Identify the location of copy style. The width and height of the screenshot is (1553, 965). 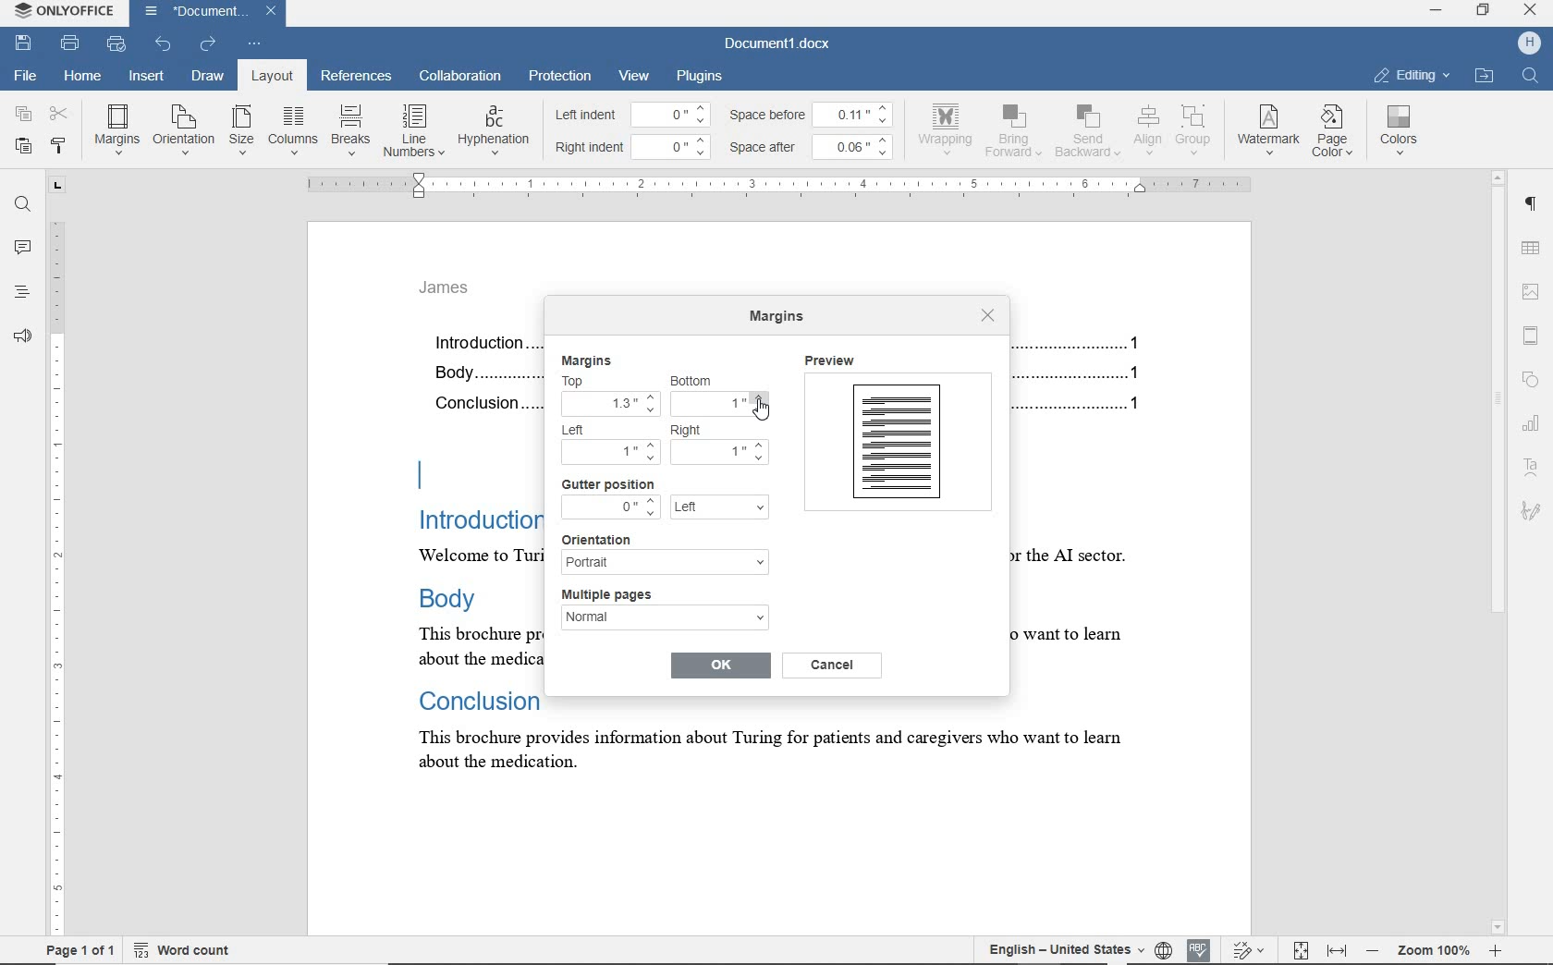
(59, 147).